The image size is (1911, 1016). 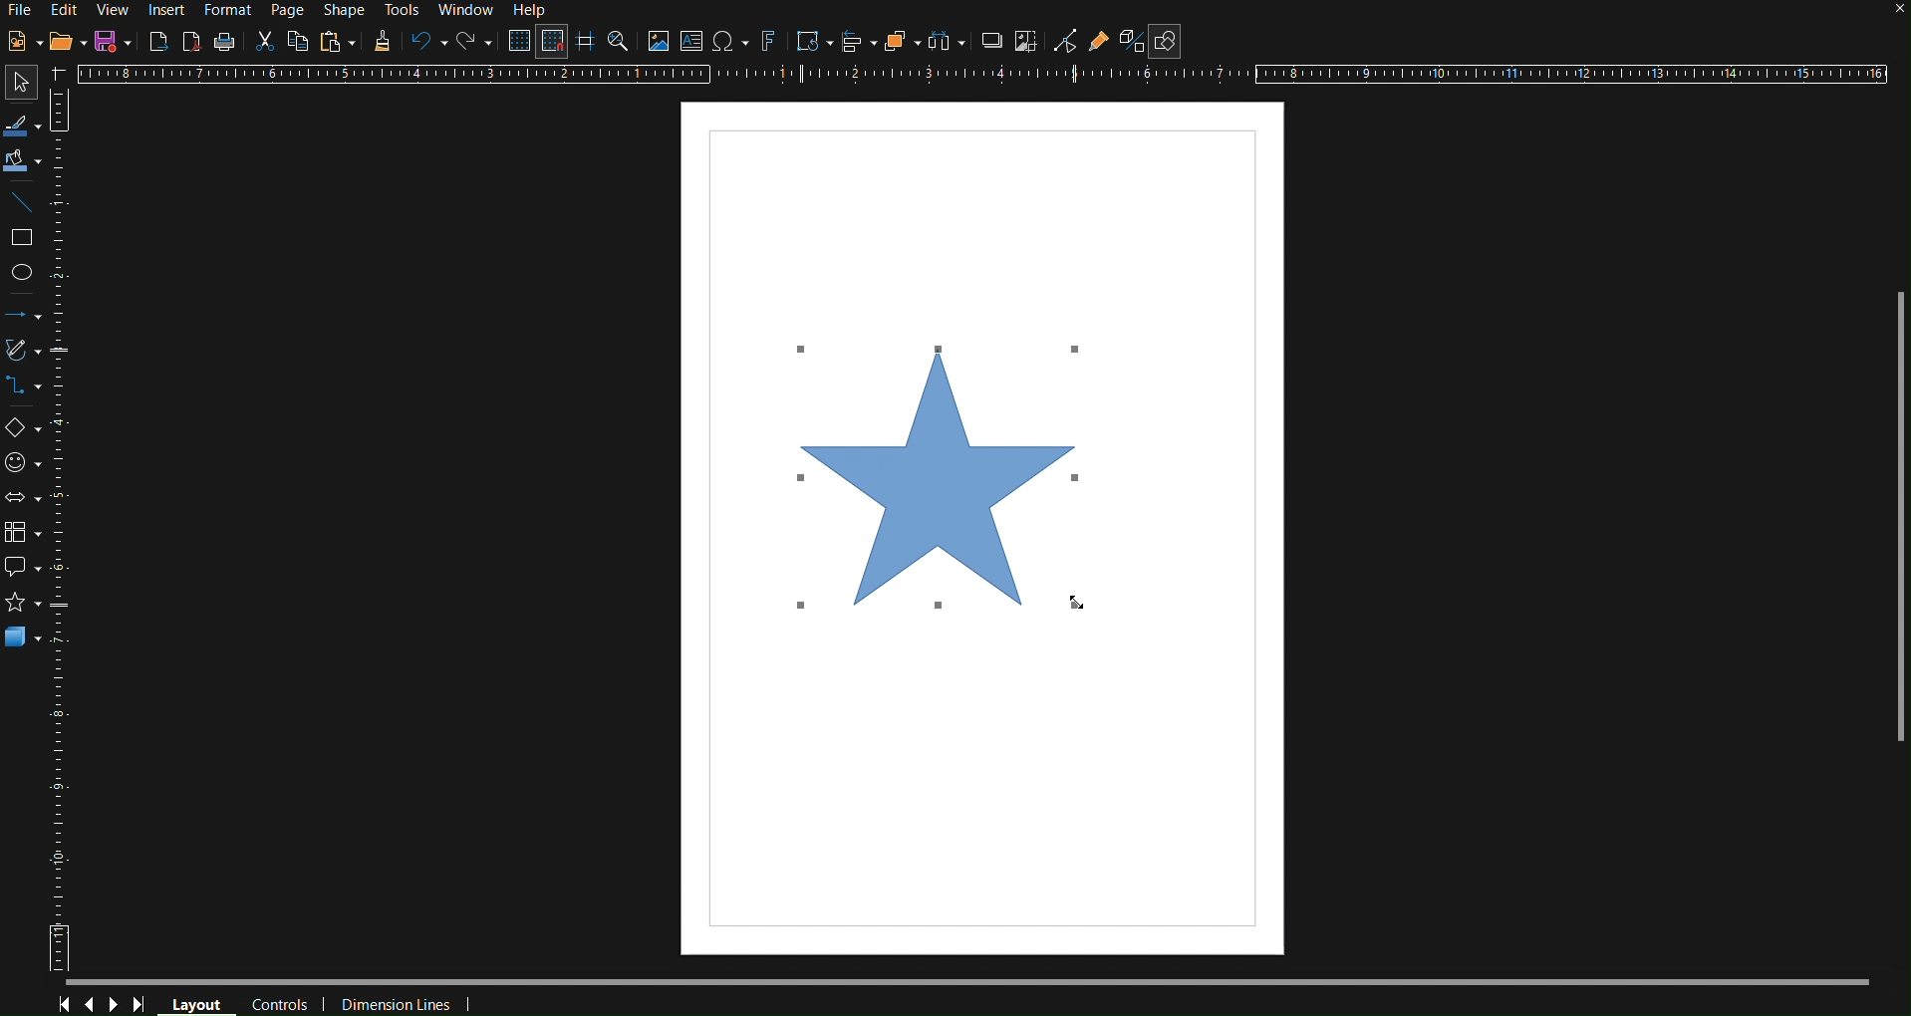 What do you see at coordinates (942, 474) in the screenshot?
I see `Star (Finalized)` at bounding box center [942, 474].